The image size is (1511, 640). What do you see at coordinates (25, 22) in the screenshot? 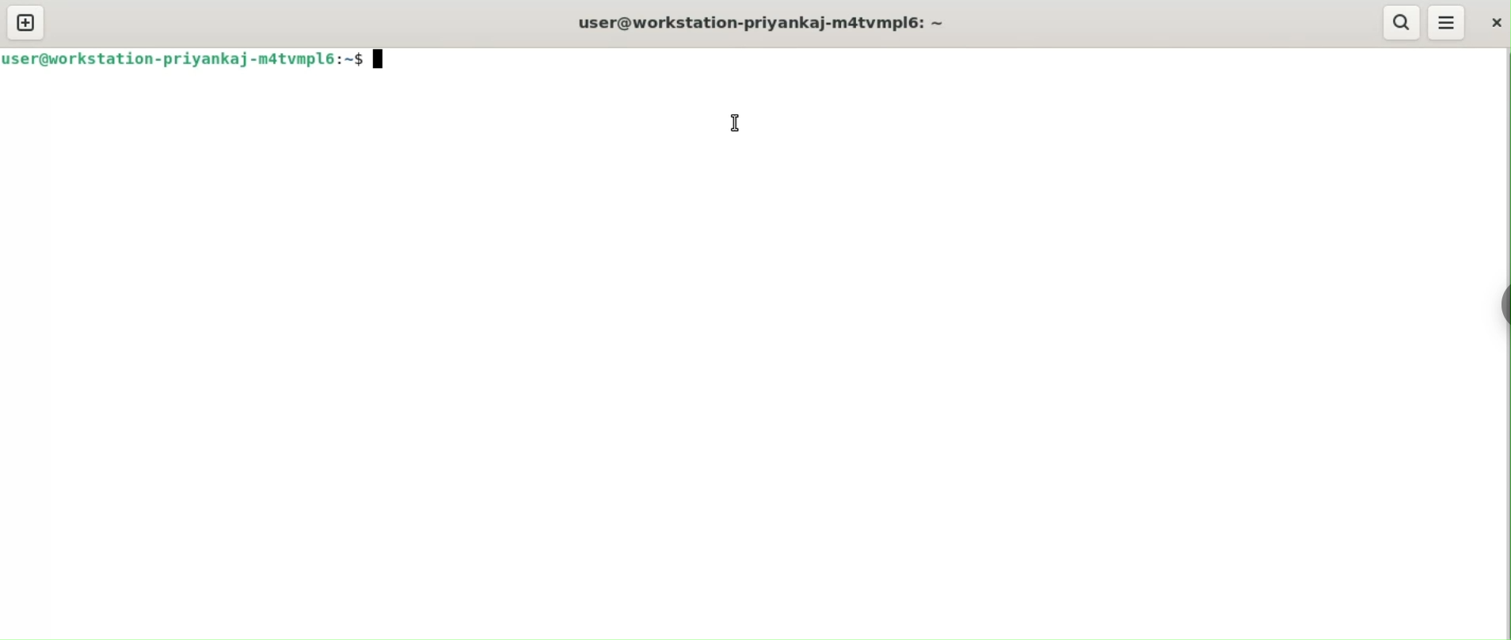
I see `new tab` at bounding box center [25, 22].